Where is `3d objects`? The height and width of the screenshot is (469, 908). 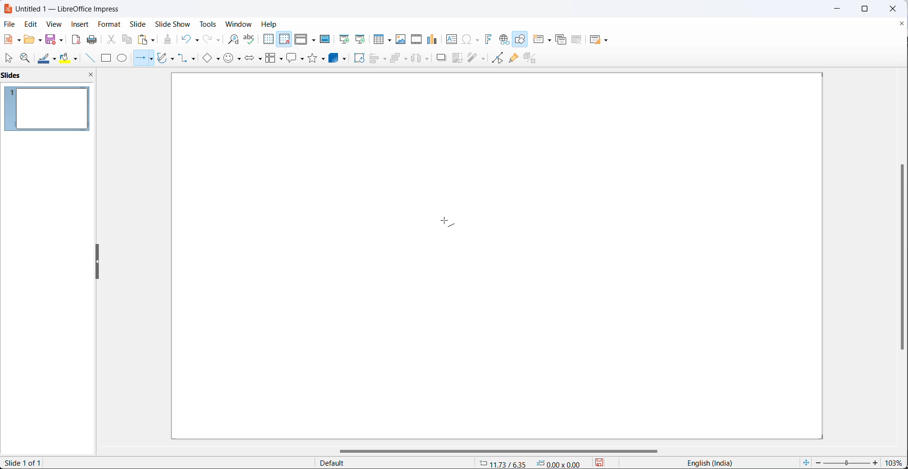
3d objects is located at coordinates (339, 59).